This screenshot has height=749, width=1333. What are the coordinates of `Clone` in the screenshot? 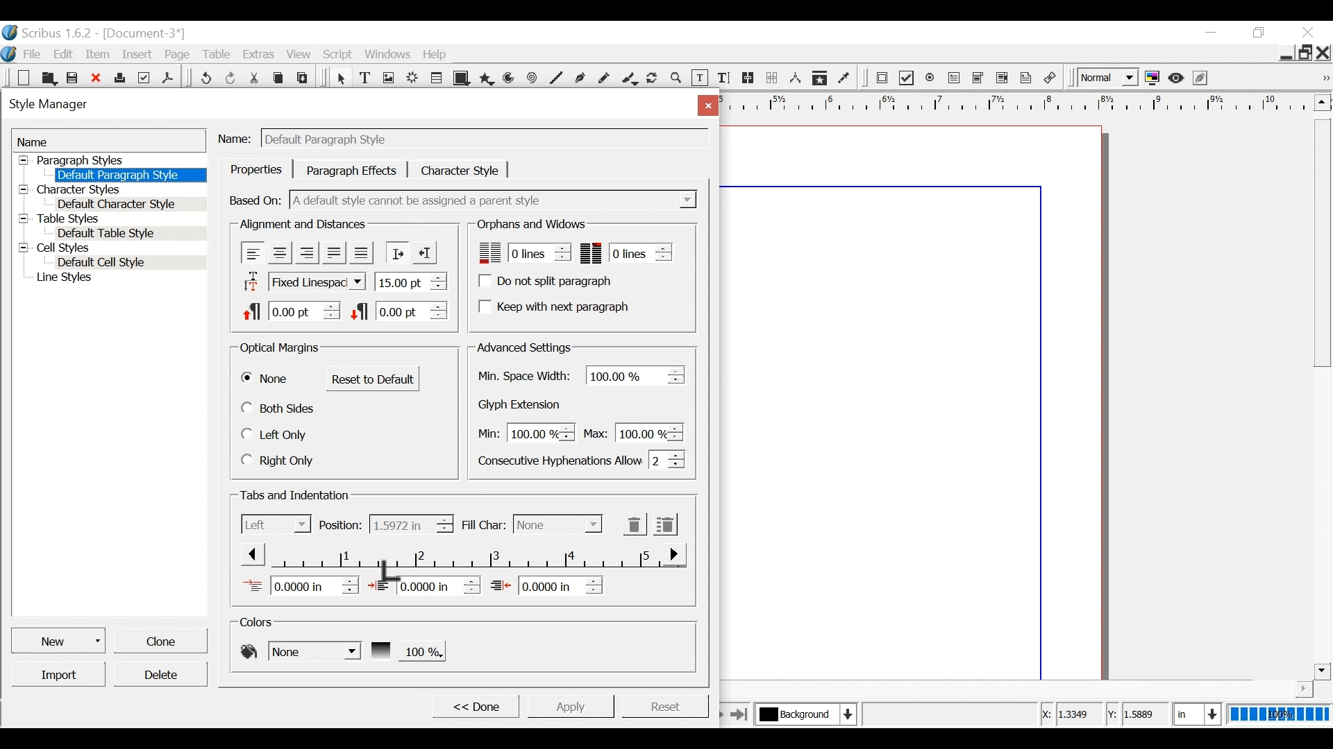 It's located at (159, 639).